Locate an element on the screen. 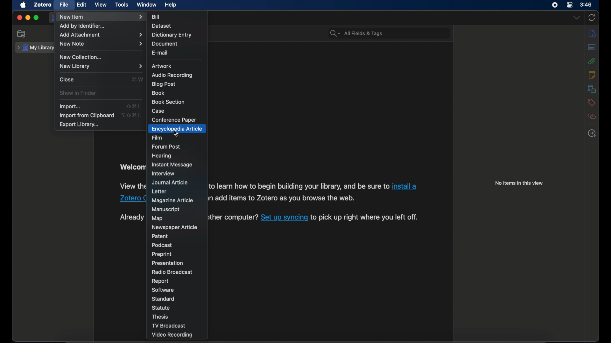 This screenshot has width=611, height=343. syncing instruction is located at coordinates (131, 218).